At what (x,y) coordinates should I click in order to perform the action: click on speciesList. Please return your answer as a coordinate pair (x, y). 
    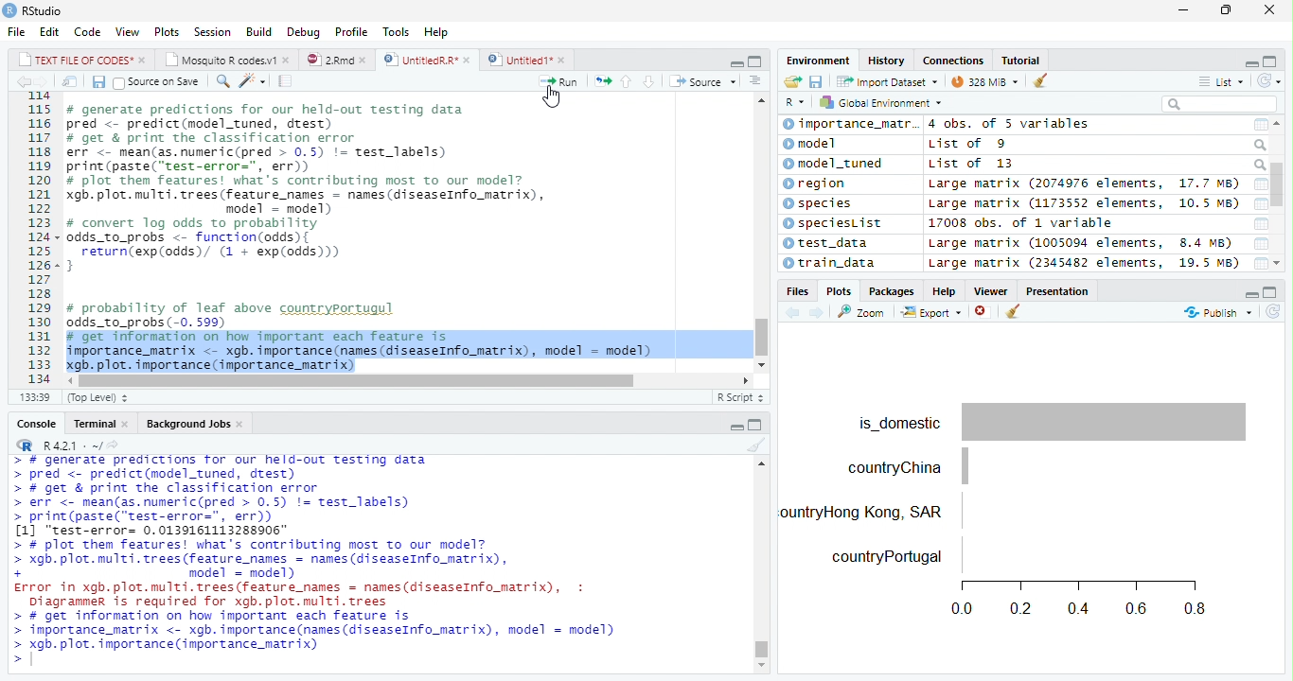
    Looking at the image, I should click on (833, 225).